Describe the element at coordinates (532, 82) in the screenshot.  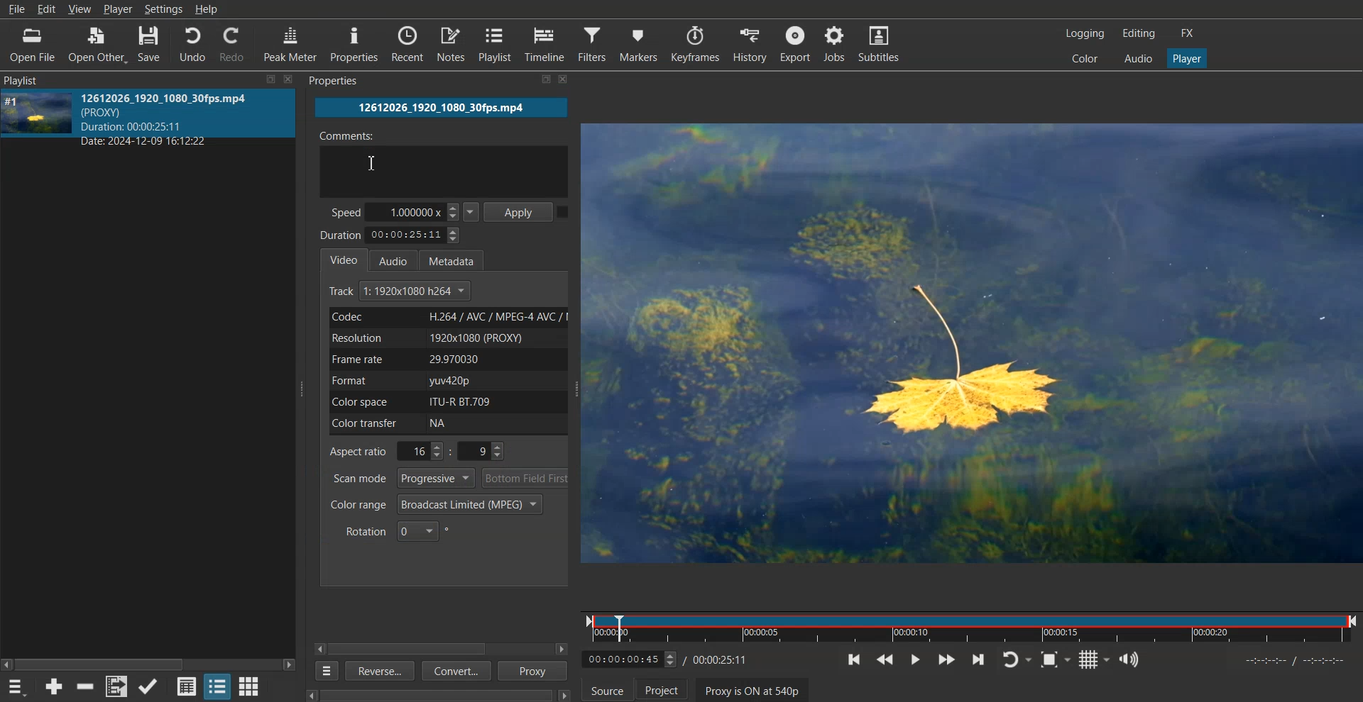
I see `resize` at that location.